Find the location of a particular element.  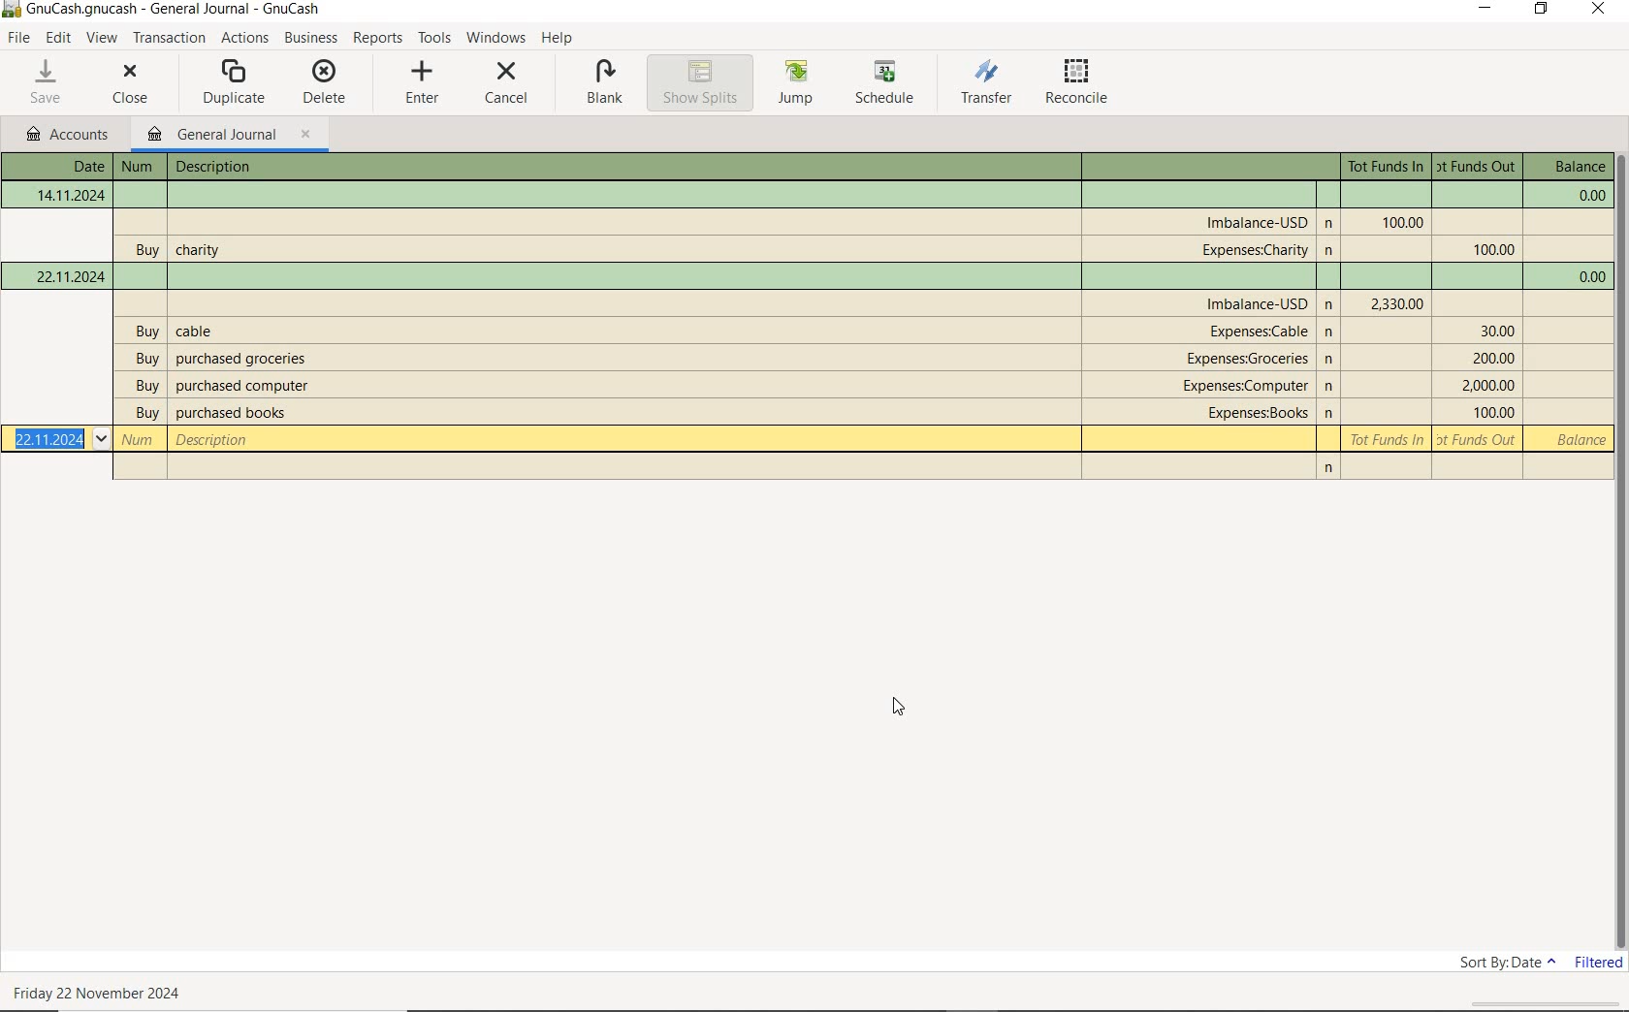

account is located at coordinates (1250, 359).